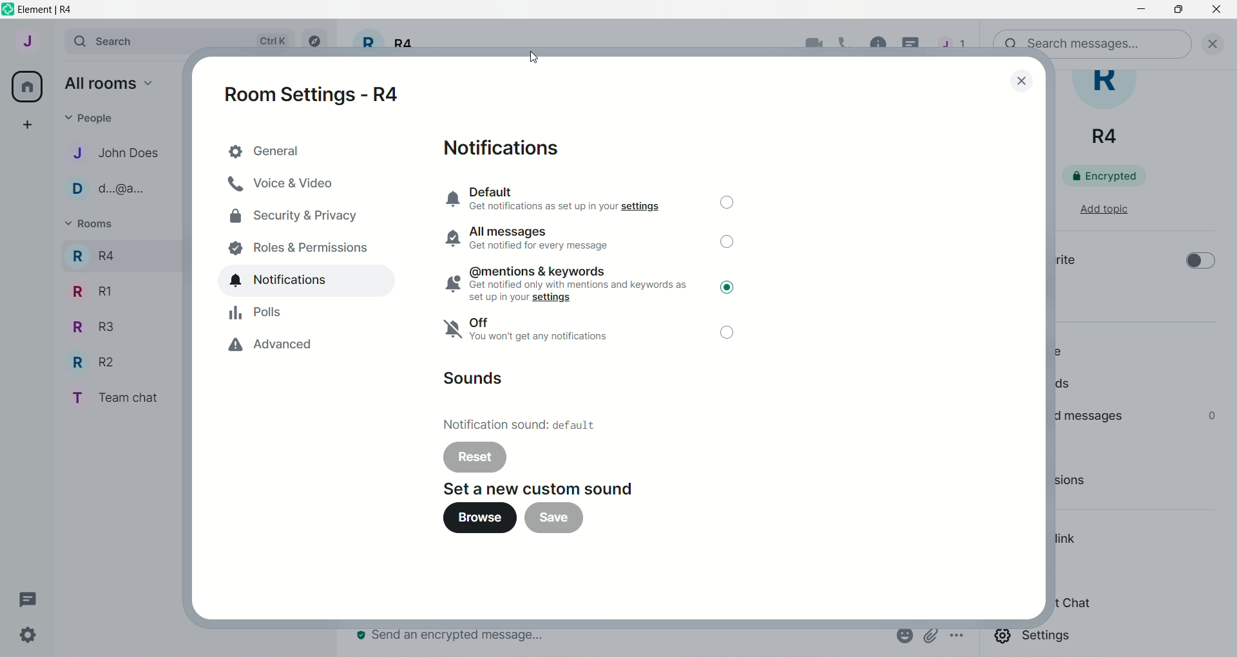 The image size is (1237, 658). I want to click on Cursor, so click(738, 296).